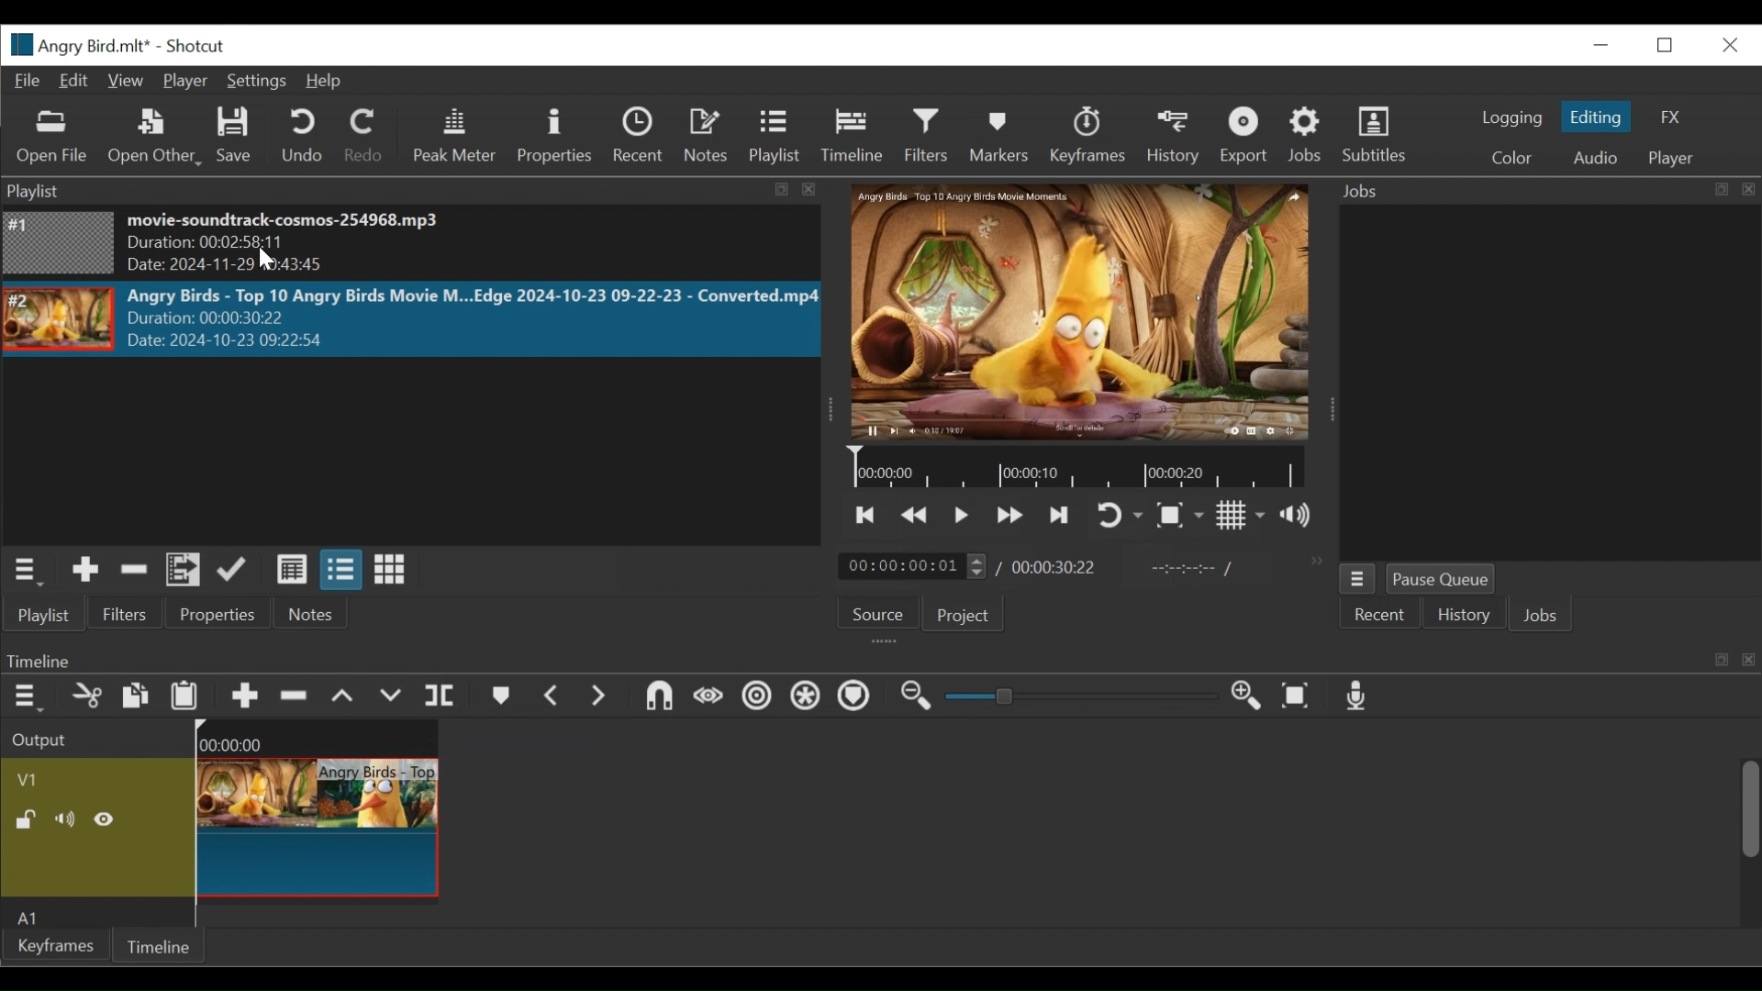 The width and height of the screenshot is (1762, 991). I want to click on Zoom timeline to fit, so click(1299, 696).